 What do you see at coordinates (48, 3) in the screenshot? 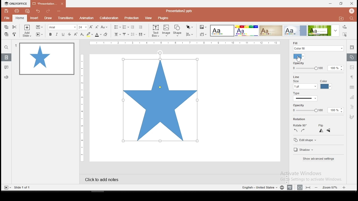
I see `presentation` at bounding box center [48, 3].